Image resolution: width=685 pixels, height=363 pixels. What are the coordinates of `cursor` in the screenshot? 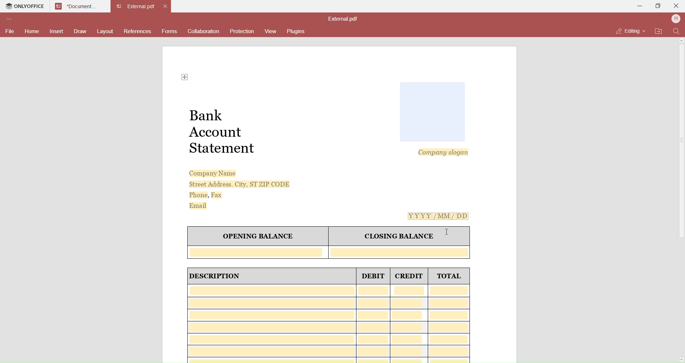 It's located at (447, 232).